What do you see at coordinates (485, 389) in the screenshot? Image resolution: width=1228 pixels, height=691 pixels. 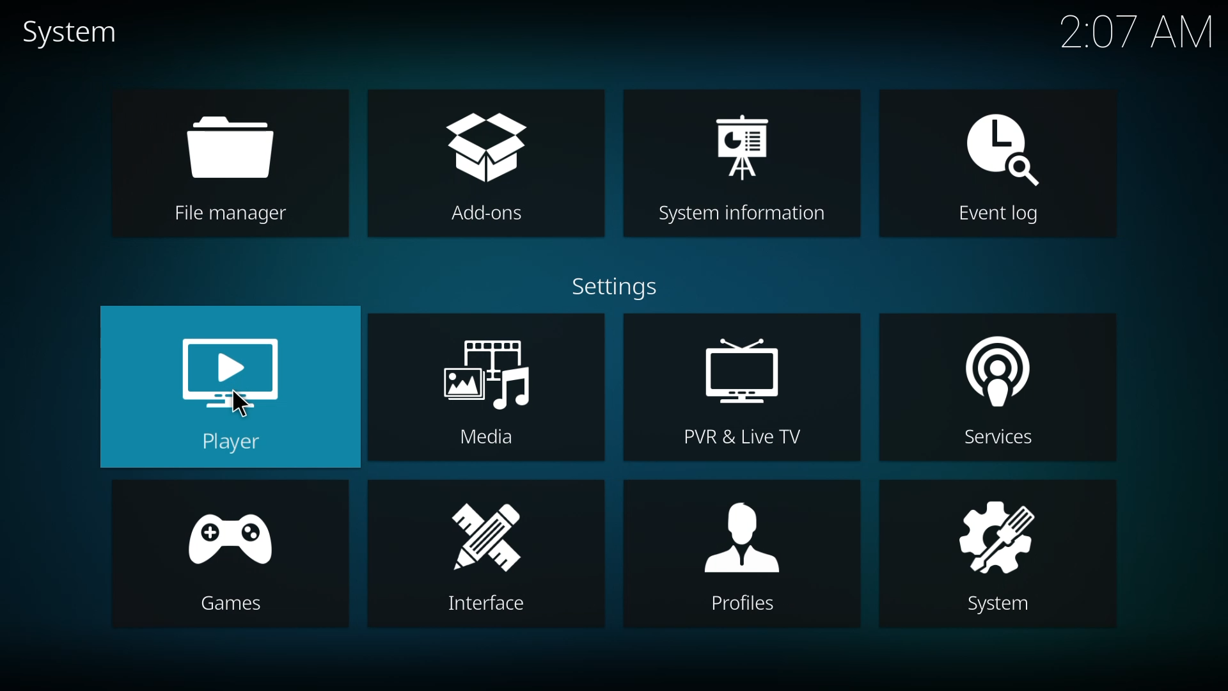 I see `media` at bounding box center [485, 389].